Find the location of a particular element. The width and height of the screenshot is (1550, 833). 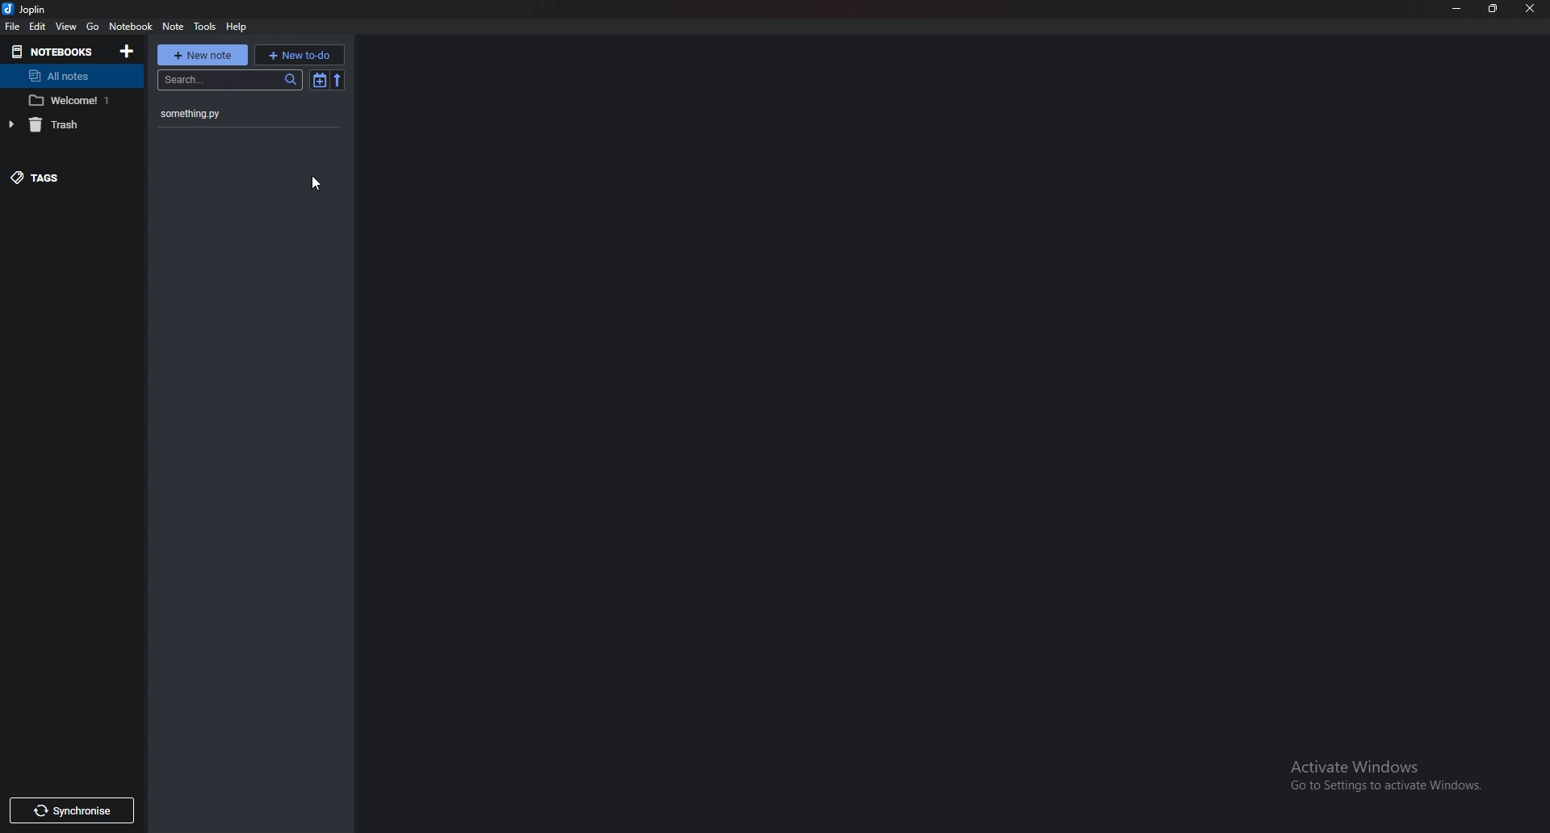

help is located at coordinates (237, 28).